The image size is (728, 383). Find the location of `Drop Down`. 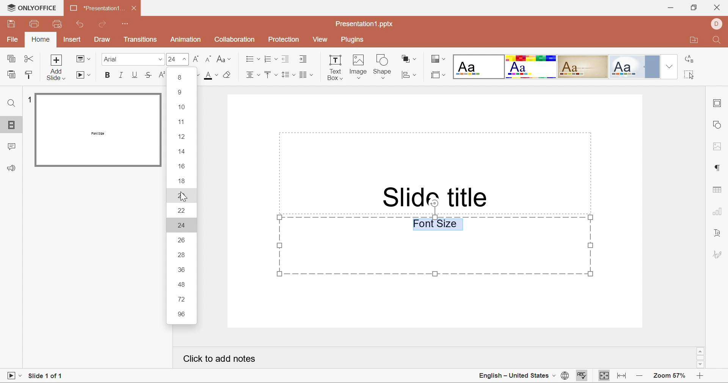

Drop Down is located at coordinates (160, 61).